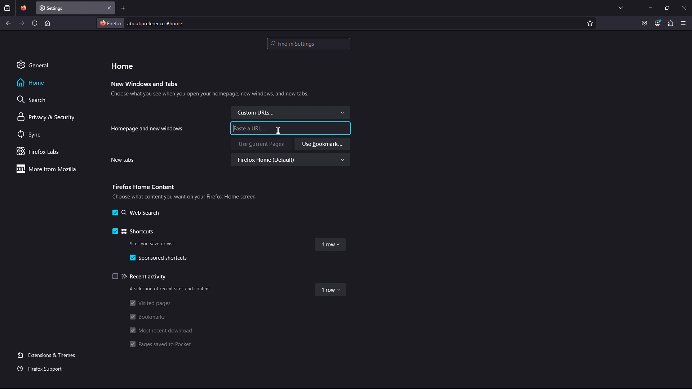  I want to click on Sync, so click(31, 135).